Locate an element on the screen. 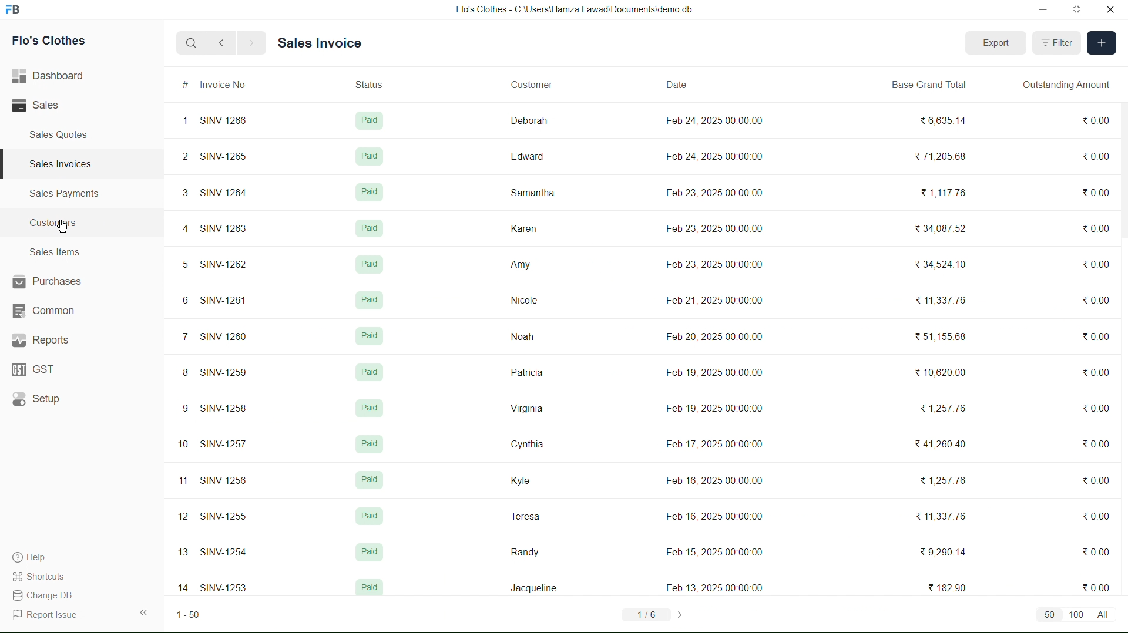 This screenshot has height=633, width=1128. 7 is located at coordinates (180, 335).